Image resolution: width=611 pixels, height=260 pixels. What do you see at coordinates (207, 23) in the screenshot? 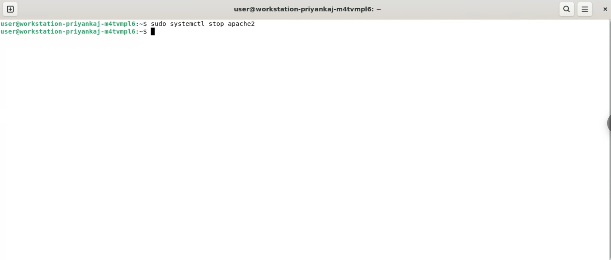
I see `sudo systemctl stop apache2` at bounding box center [207, 23].